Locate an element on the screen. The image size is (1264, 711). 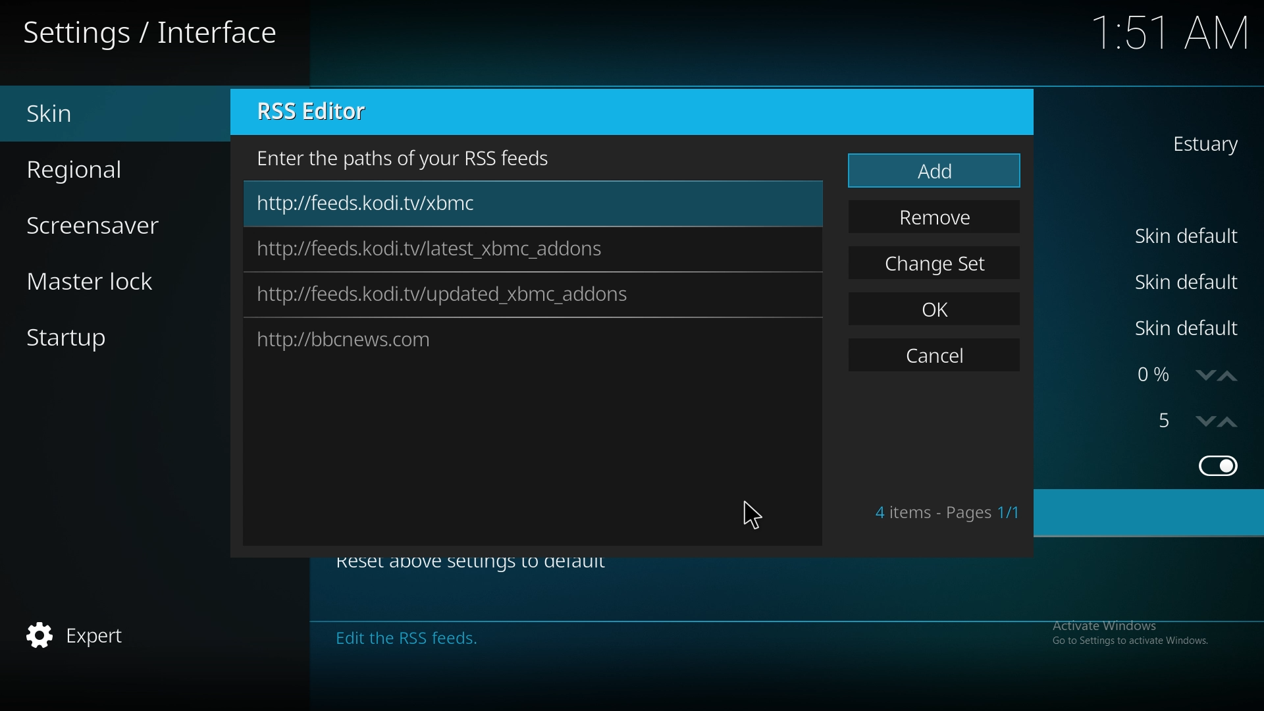
regional is located at coordinates (99, 167).